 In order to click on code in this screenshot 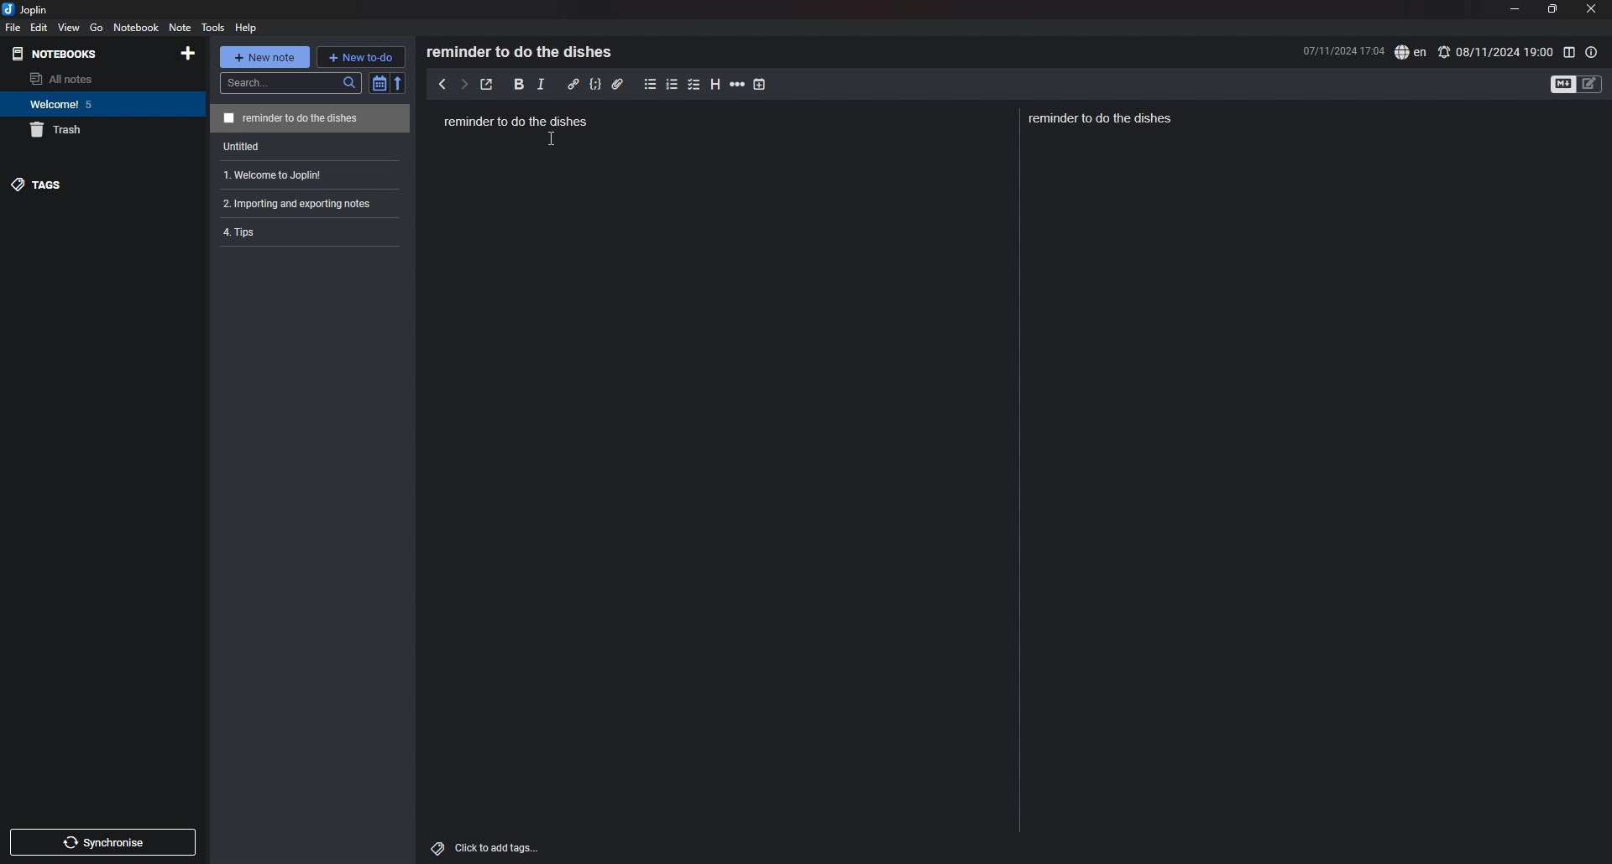, I will do `click(596, 85)`.